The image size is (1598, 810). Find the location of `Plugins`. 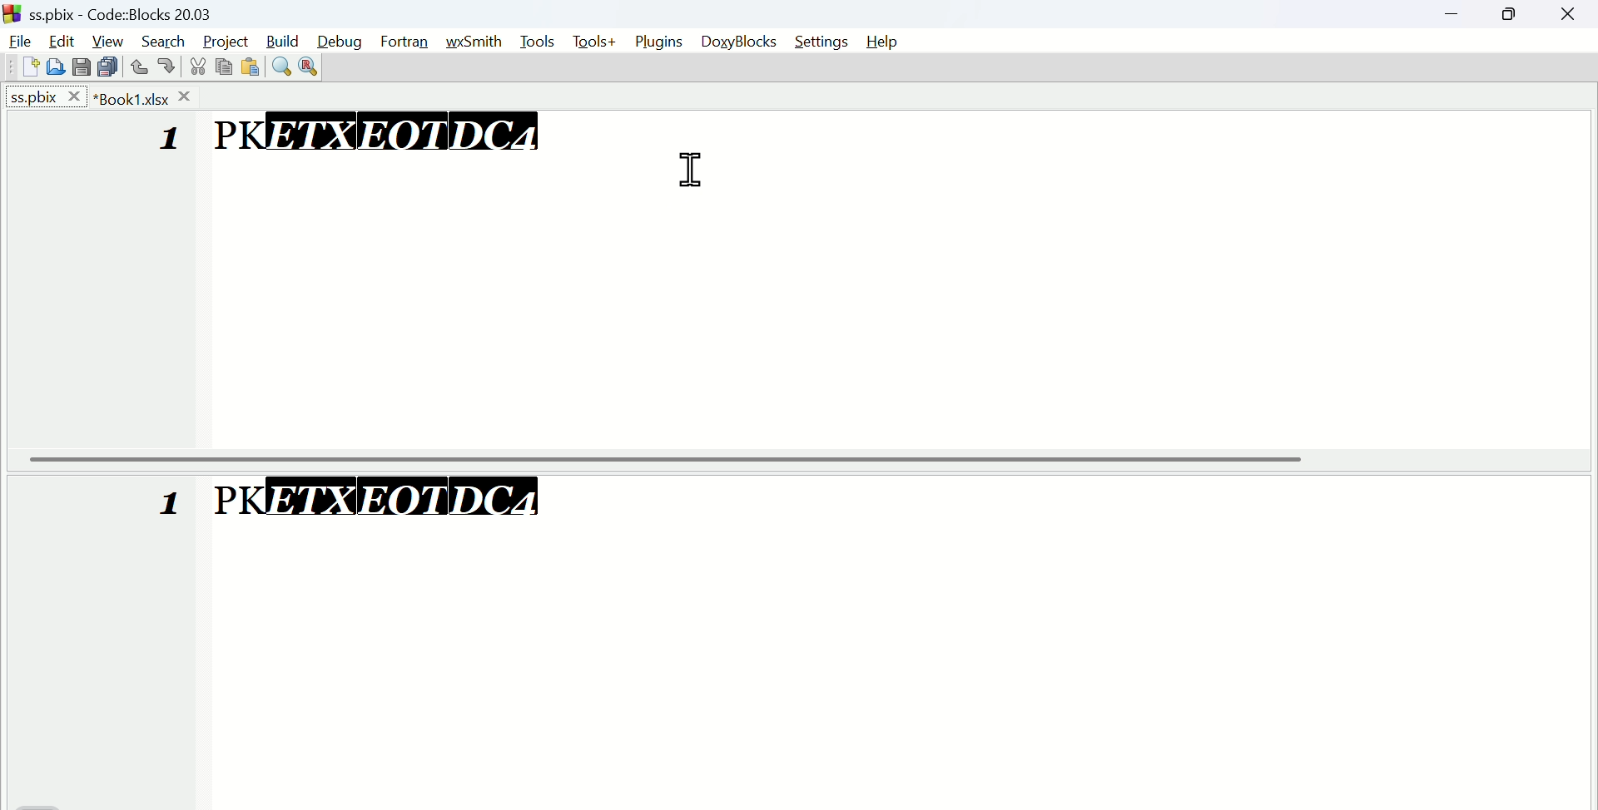

Plugins is located at coordinates (658, 42).